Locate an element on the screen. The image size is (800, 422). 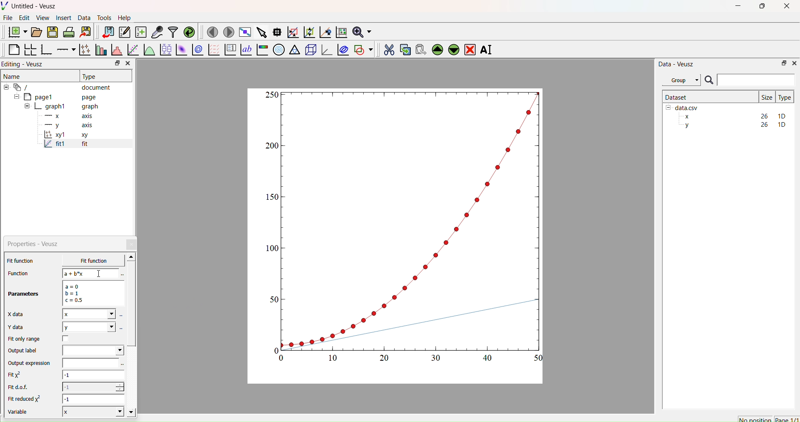
Plot a function is located at coordinates (149, 50).